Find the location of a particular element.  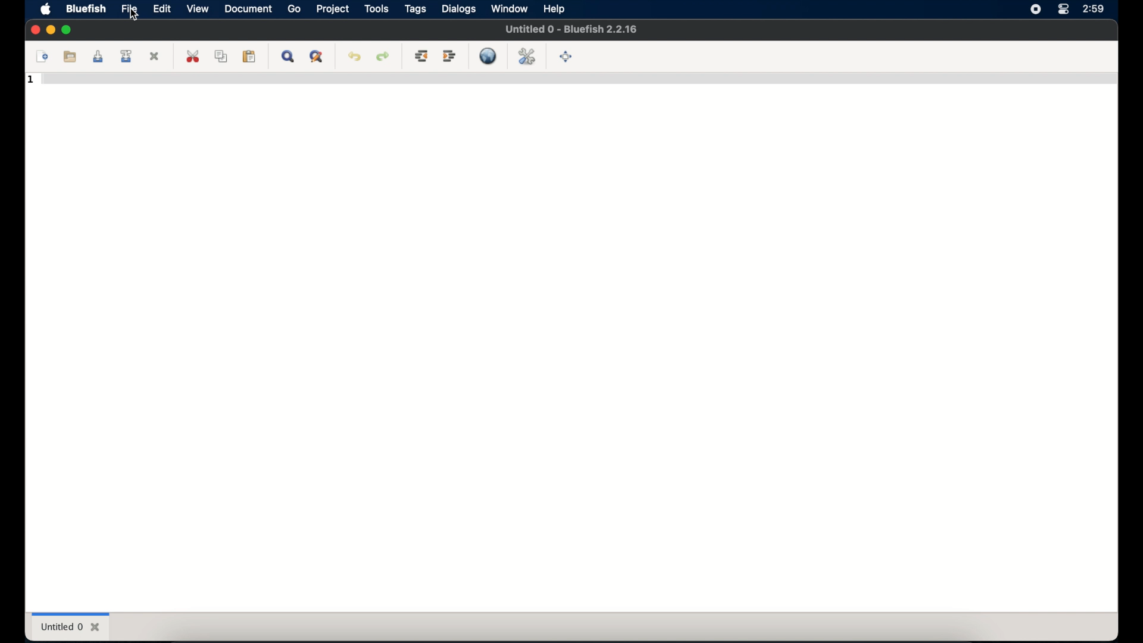

cursor is located at coordinates (133, 15).